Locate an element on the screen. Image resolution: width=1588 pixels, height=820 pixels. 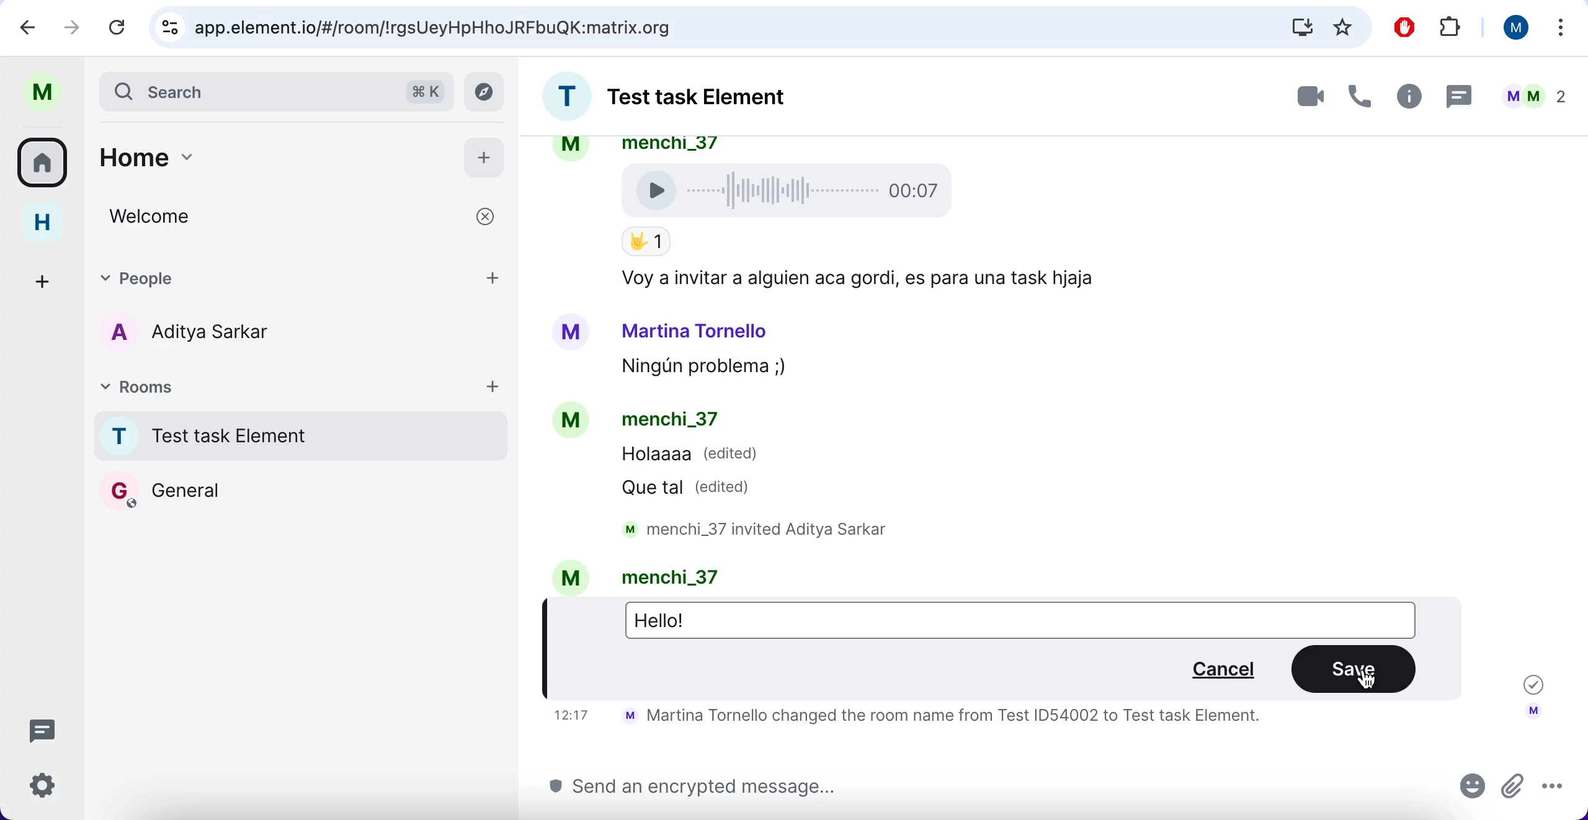
all rooms is located at coordinates (45, 164).